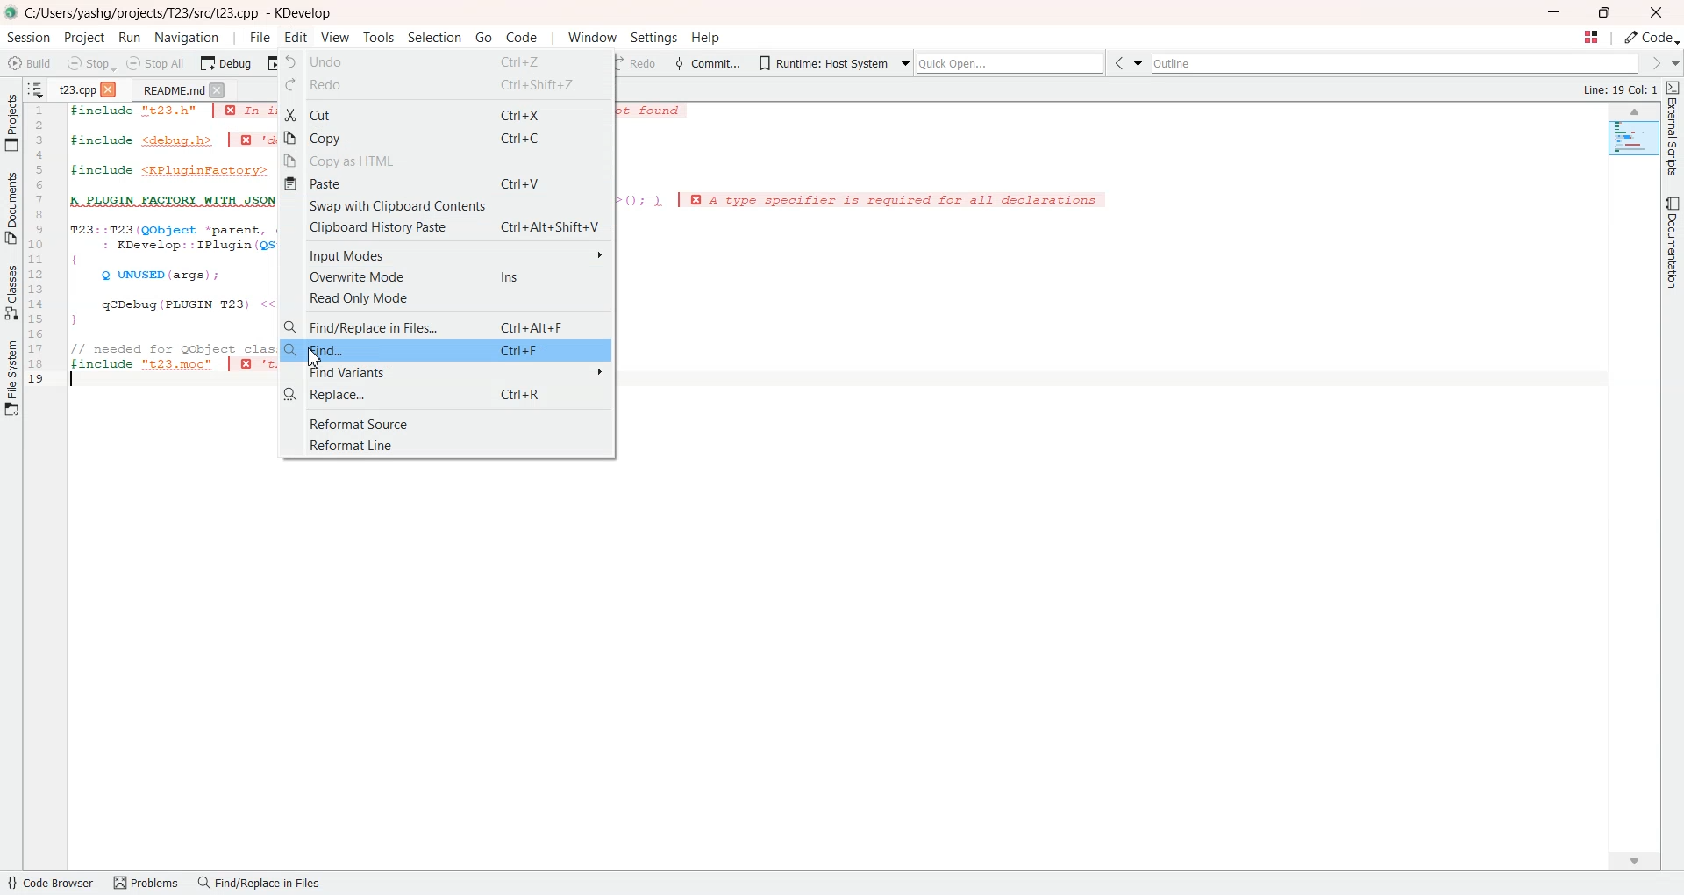 The width and height of the screenshot is (1684, 895). What do you see at coordinates (820, 61) in the screenshot?
I see `Runtime : Host System` at bounding box center [820, 61].